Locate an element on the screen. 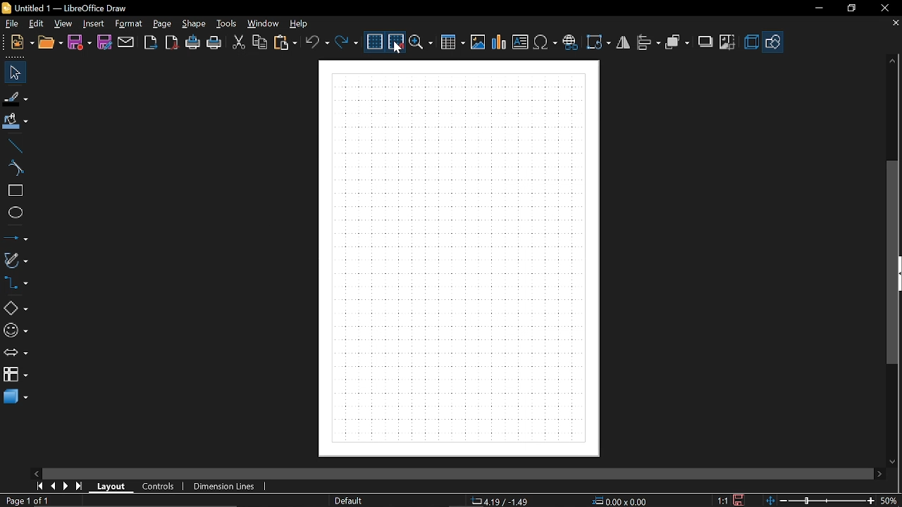 The height and width of the screenshot is (507, 902). close is located at coordinates (883, 8).